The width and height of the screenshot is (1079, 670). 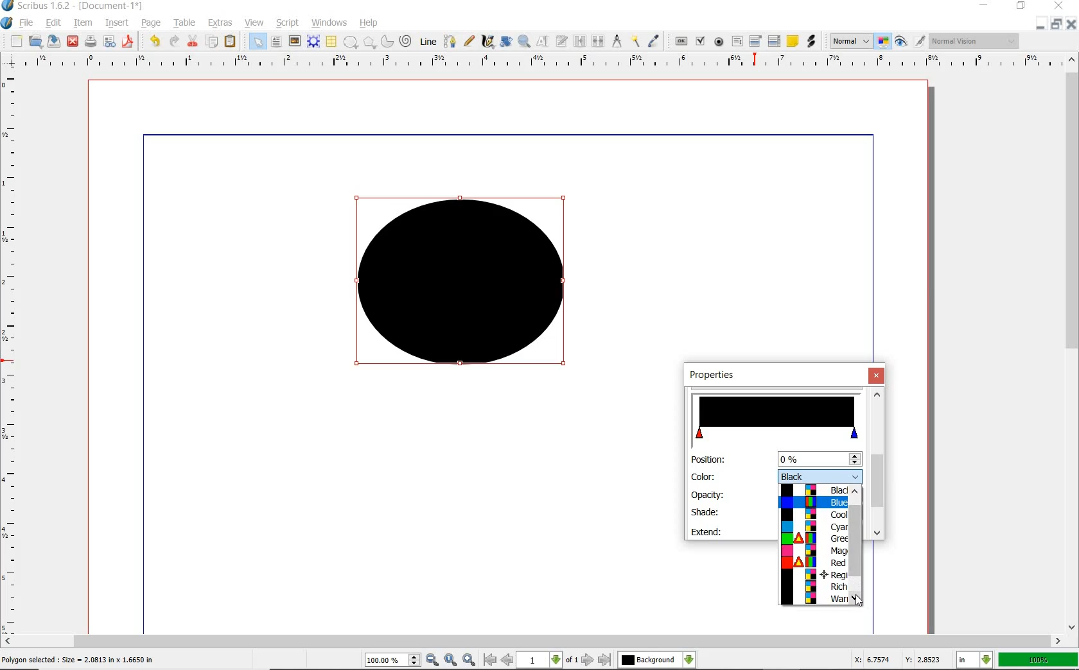 What do you see at coordinates (1038, 660) in the screenshot?
I see `ZOOM FACTOR` at bounding box center [1038, 660].